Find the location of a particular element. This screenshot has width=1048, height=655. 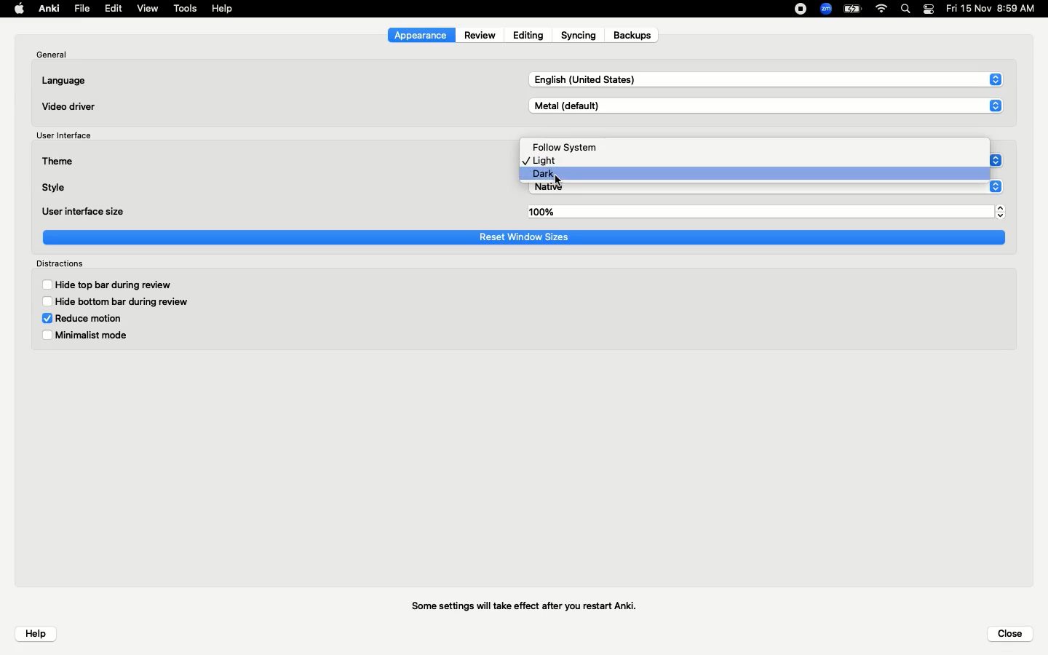

Date/time is located at coordinates (991, 9).